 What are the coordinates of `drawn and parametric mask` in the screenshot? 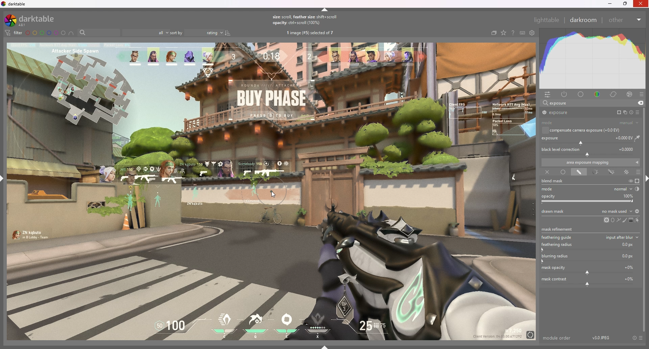 It's located at (612, 172).